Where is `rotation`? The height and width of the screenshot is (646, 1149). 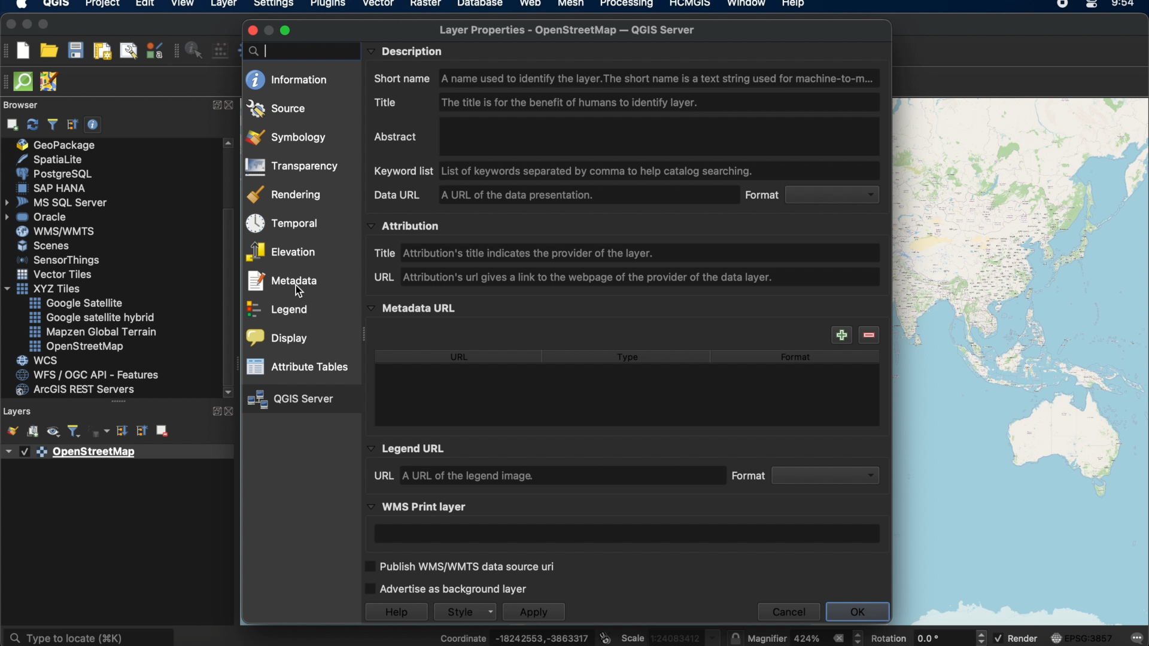
rotation is located at coordinates (928, 635).